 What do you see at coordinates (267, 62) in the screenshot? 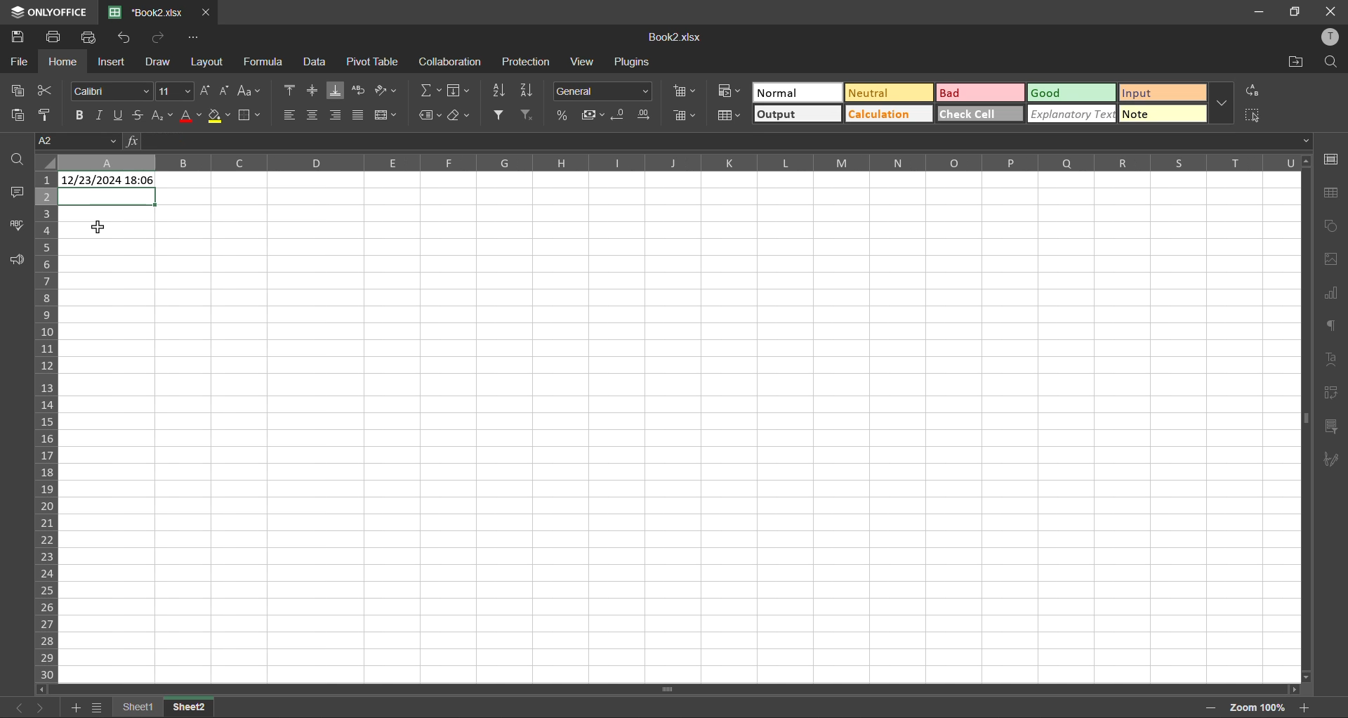
I see `formula` at bounding box center [267, 62].